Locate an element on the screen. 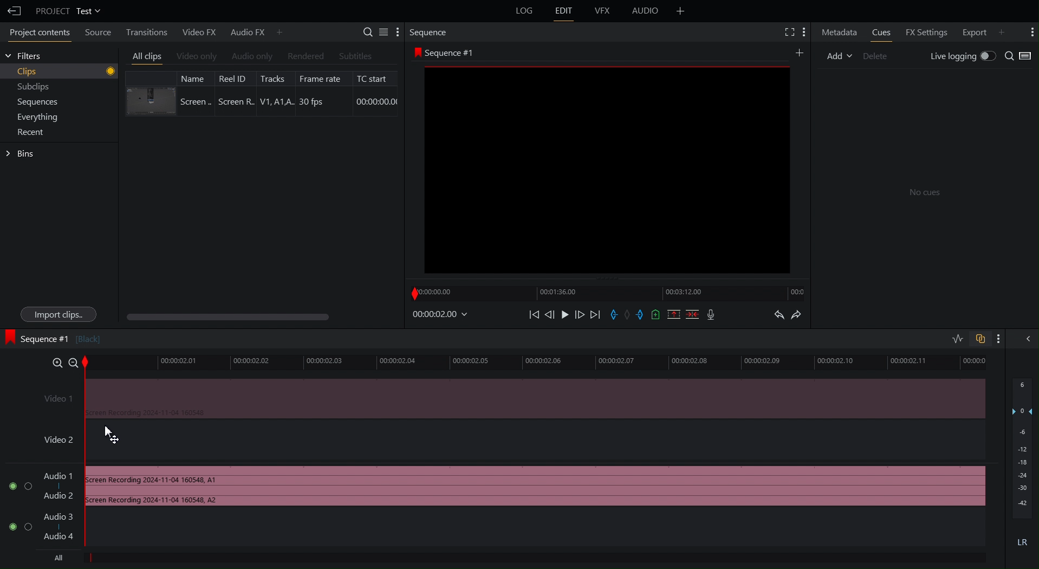 The height and width of the screenshot is (569, 1039). Project Contents is located at coordinates (39, 32).